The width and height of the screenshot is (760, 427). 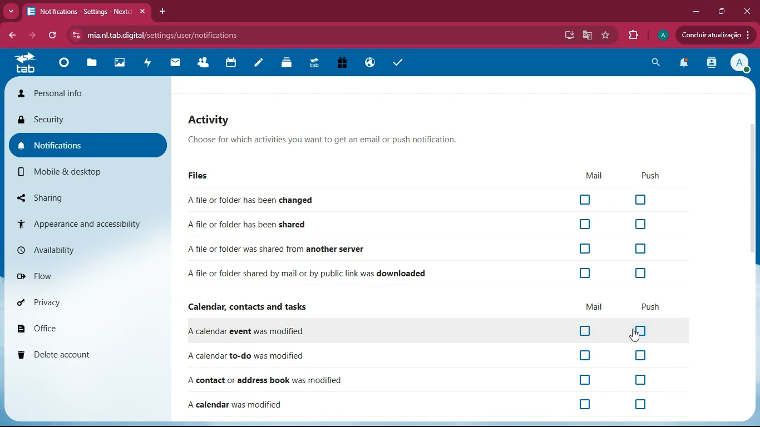 I want to click on Calendar, contacts and tasks, so click(x=245, y=307).